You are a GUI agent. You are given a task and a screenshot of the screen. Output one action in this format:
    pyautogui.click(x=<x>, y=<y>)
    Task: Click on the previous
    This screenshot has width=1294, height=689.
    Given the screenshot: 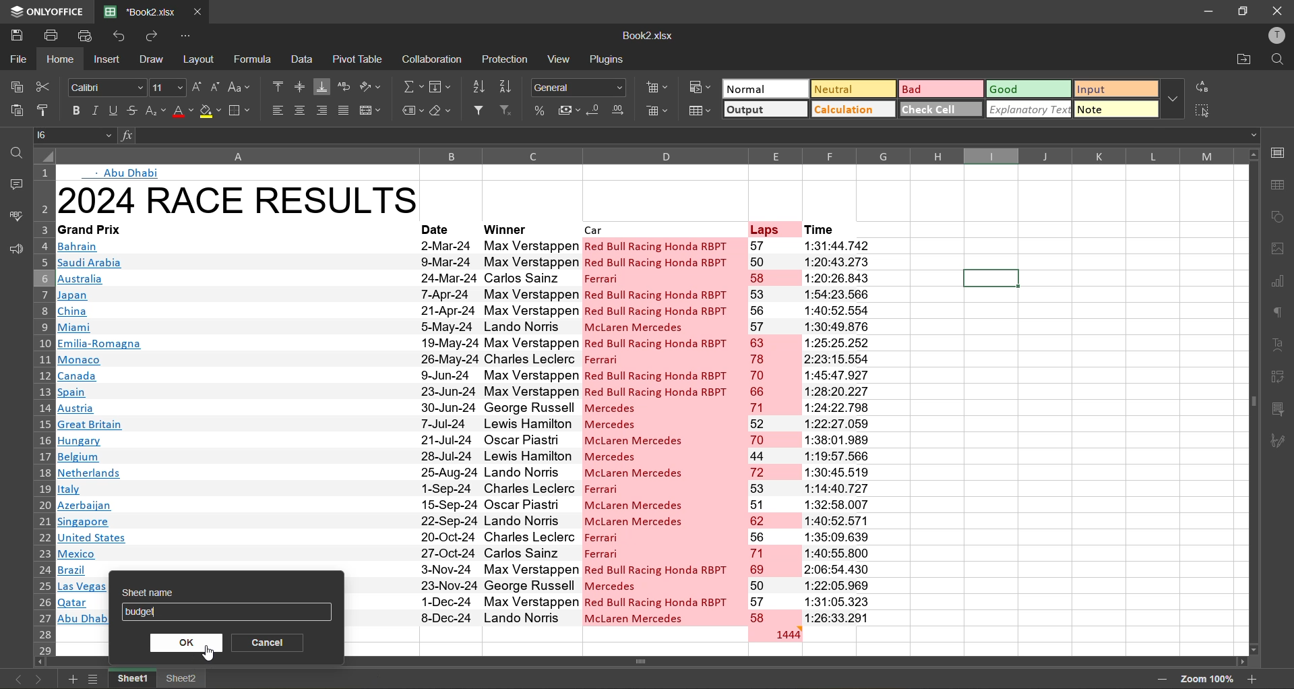 What is the action you would take?
    pyautogui.click(x=15, y=679)
    